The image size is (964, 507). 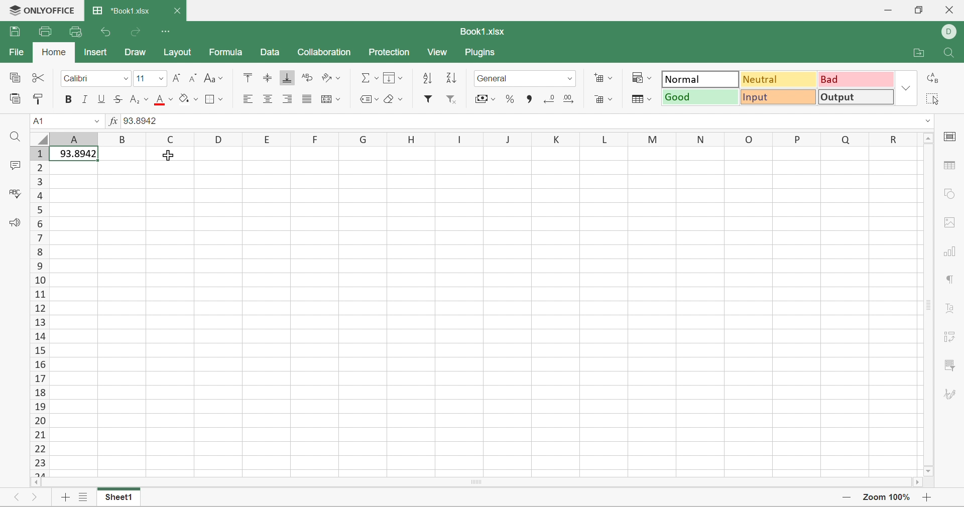 What do you see at coordinates (306, 79) in the screenshot?
I see `Wrap text` at bounding box center [306, 79].